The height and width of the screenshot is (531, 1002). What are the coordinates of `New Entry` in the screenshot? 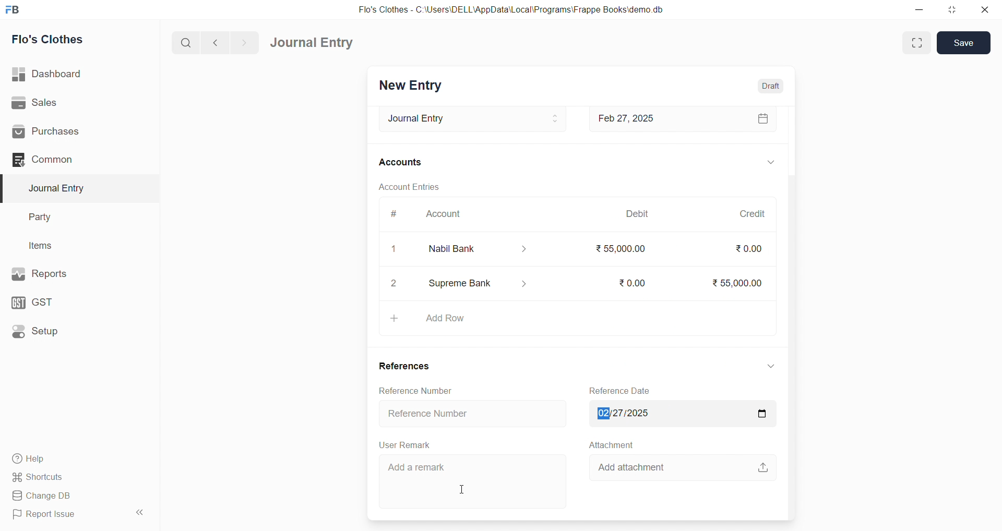 It's located at (412, 86).